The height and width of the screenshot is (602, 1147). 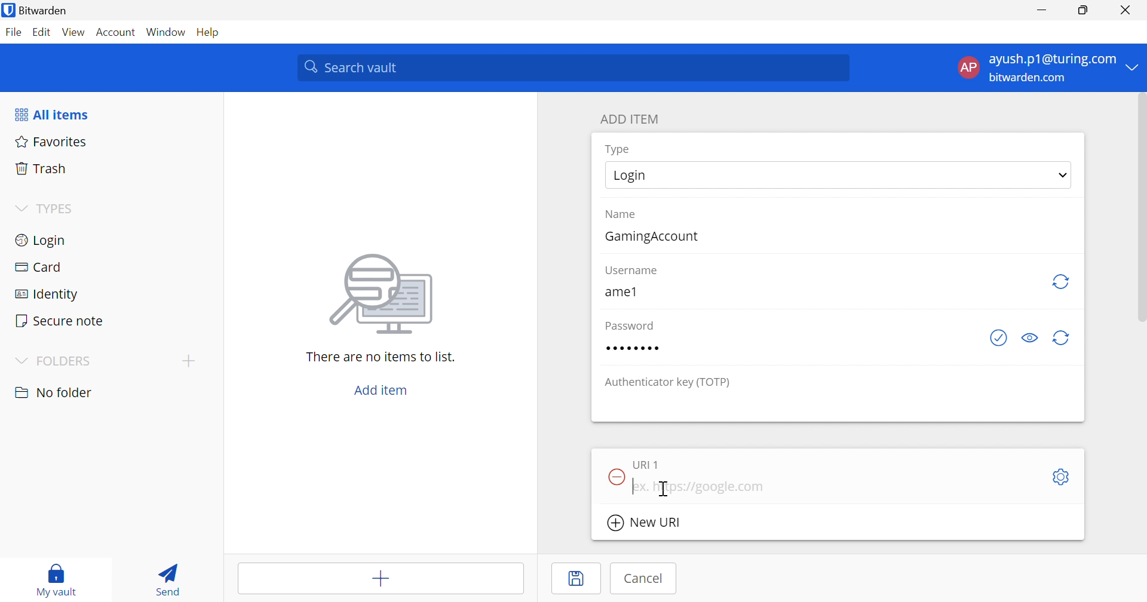 What do you see at coordinates (619, 291) in the screenshot?
I see `ame1` at bounding box center [619, 291].